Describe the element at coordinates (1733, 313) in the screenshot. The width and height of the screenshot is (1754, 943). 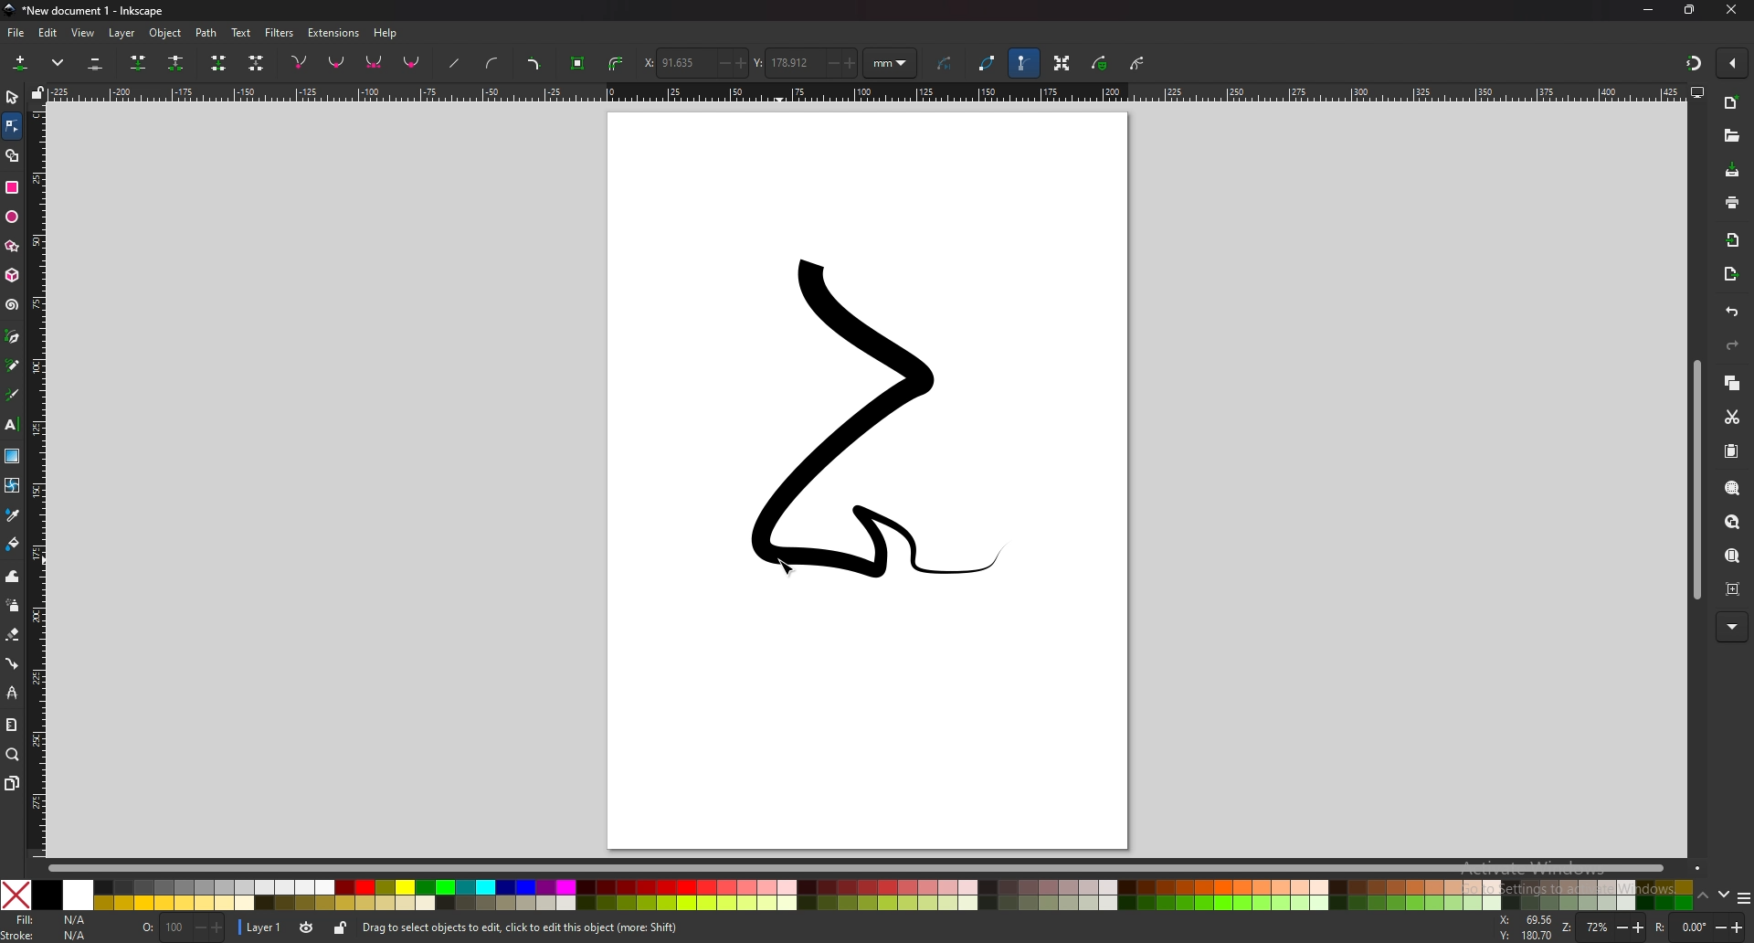
I see `undo` at that location.